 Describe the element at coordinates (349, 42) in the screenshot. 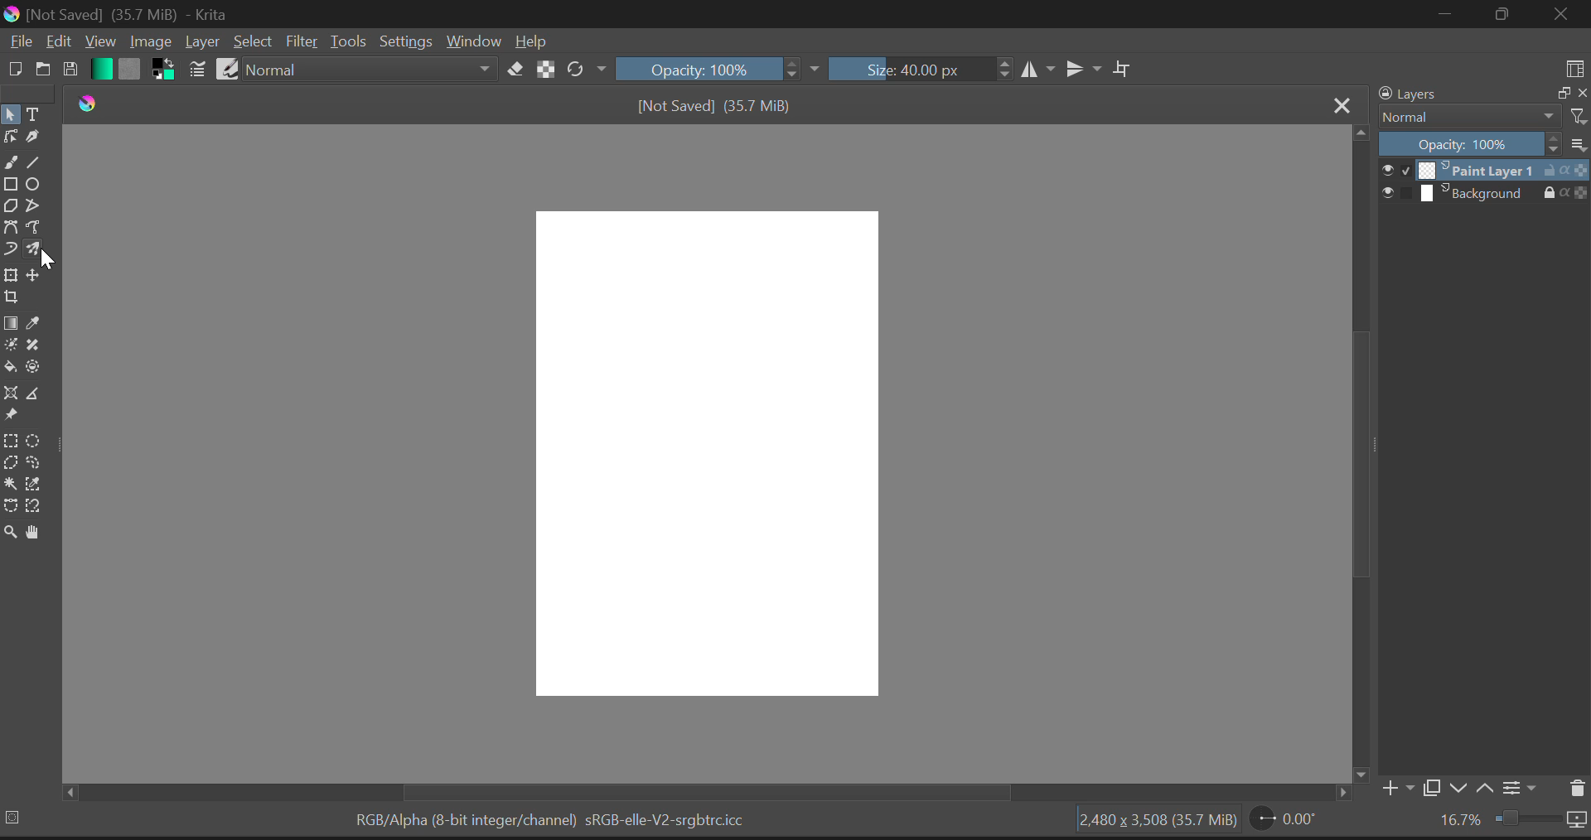

I see `Tools` at that location.